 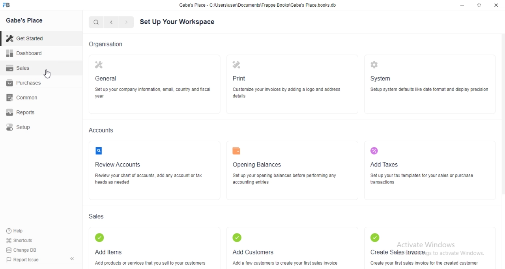 What do you see at coordinates (459, 6) in the screenshot?
I see `minimize` at bounding box center [459, 6].